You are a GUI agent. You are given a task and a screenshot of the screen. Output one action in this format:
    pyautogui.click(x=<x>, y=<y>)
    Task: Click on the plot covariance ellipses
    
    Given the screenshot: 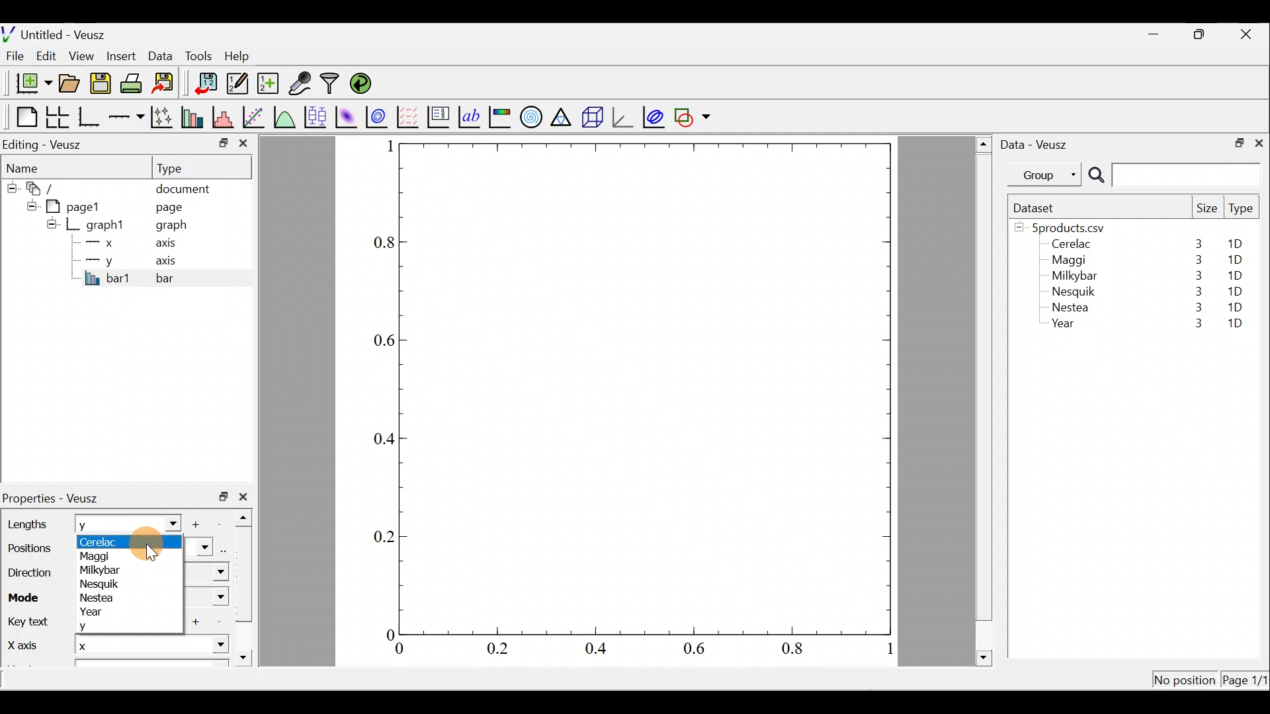 What is the action you would take?
    pyautogui.click(x=655, y=116)
    